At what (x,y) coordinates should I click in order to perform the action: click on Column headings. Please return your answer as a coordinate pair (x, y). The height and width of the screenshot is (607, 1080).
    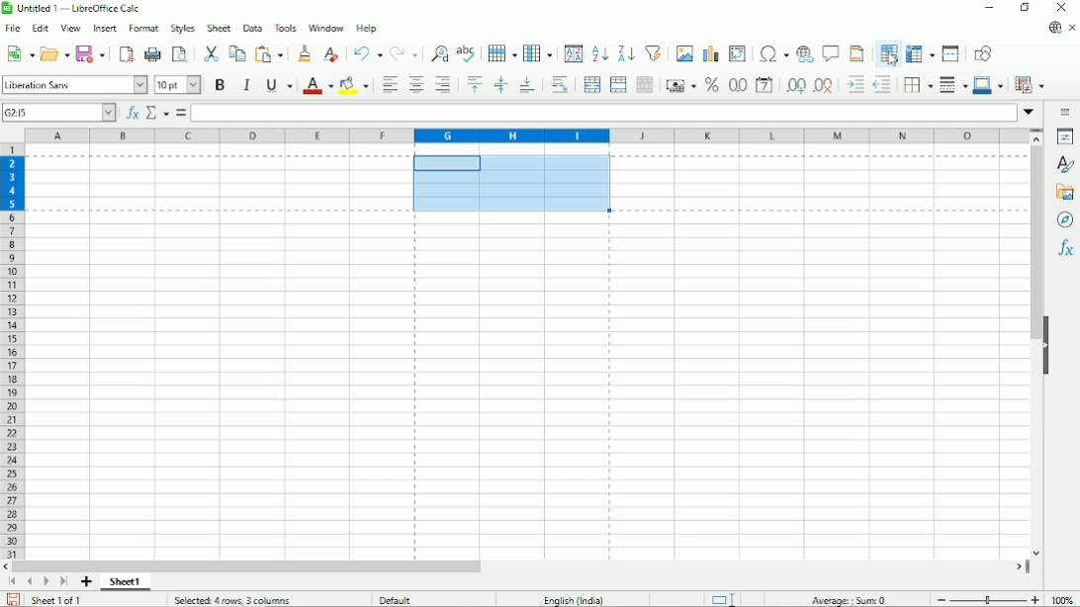
    Looking at the image, I should click on (526, 135).